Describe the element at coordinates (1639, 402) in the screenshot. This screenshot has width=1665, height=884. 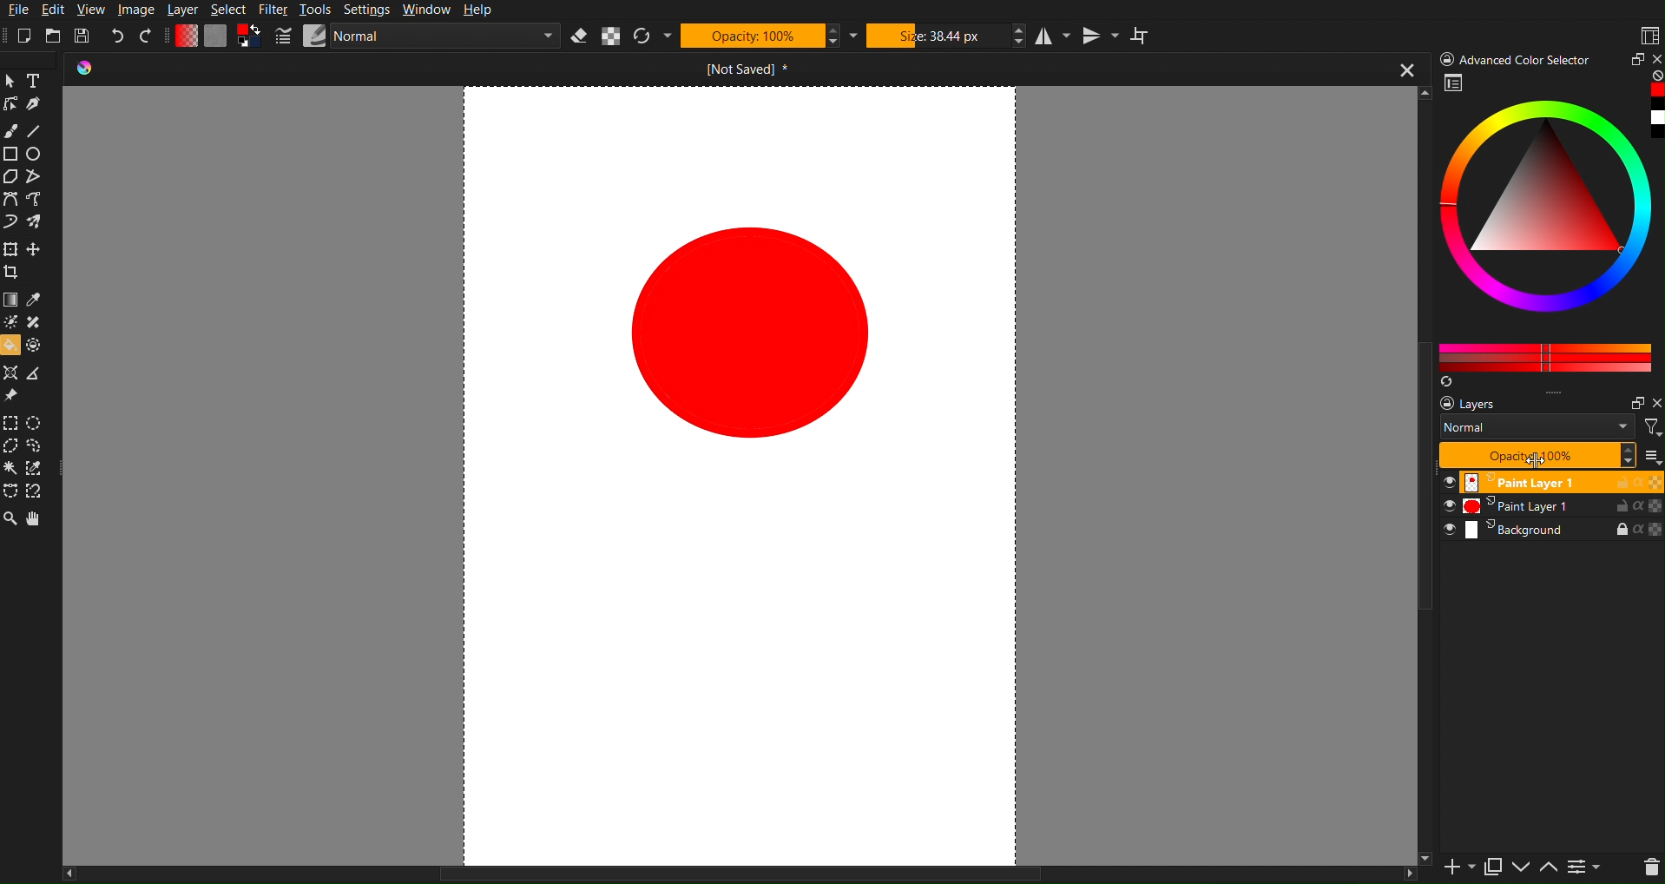
I see `Minimize` at that location.